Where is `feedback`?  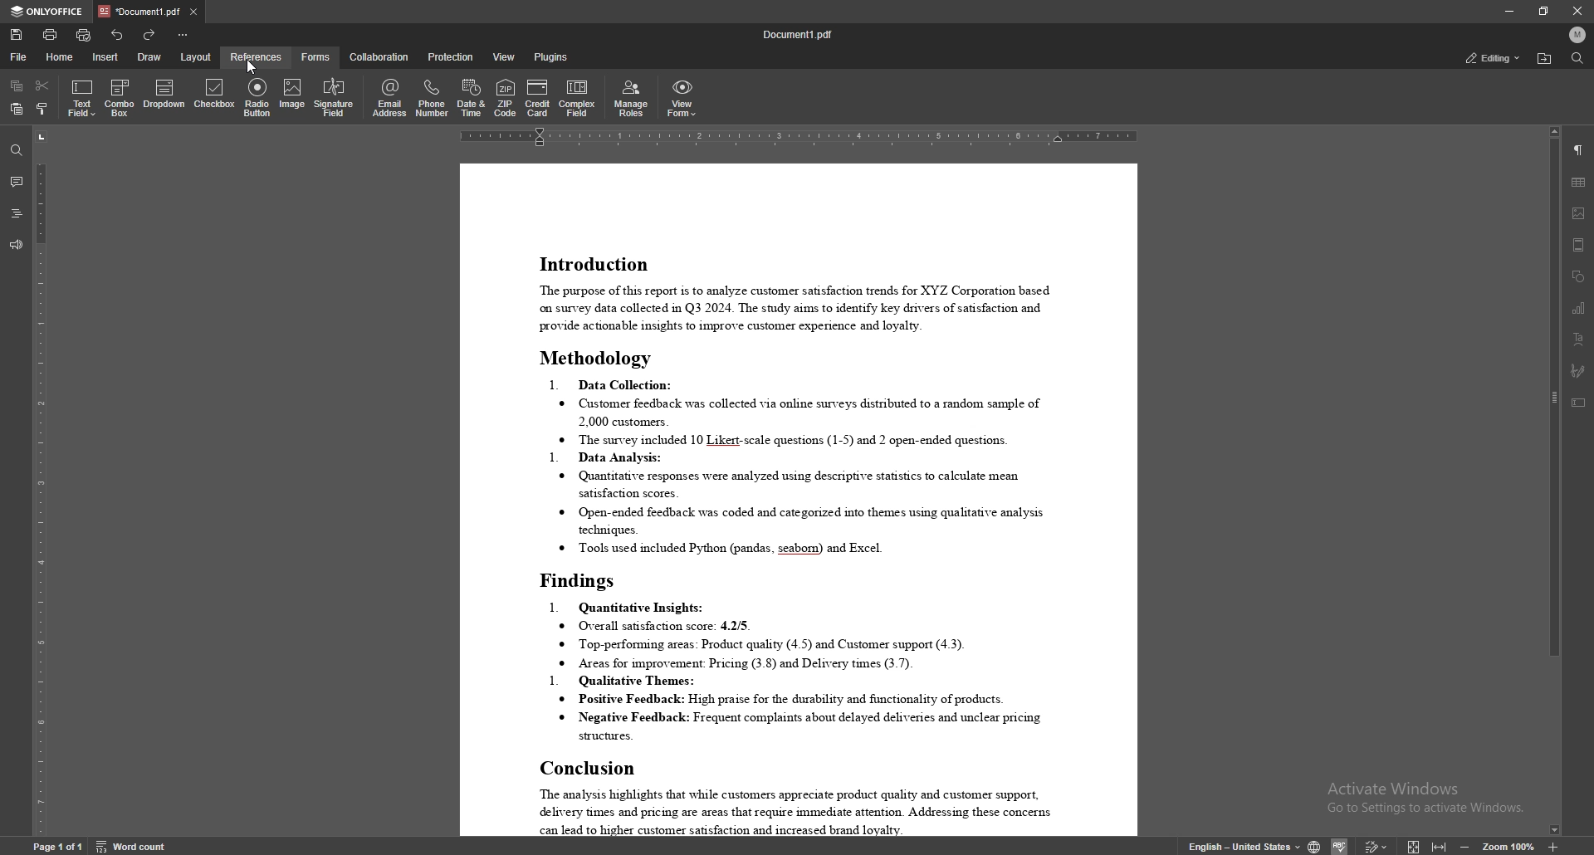
feedback is located at coordinates (17, 245).